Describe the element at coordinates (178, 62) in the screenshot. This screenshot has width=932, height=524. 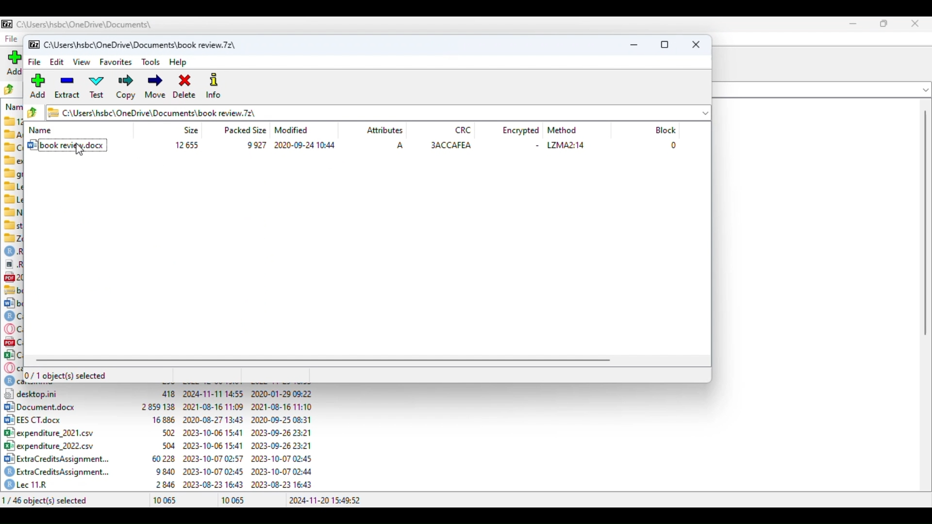
I see `help` at that location.